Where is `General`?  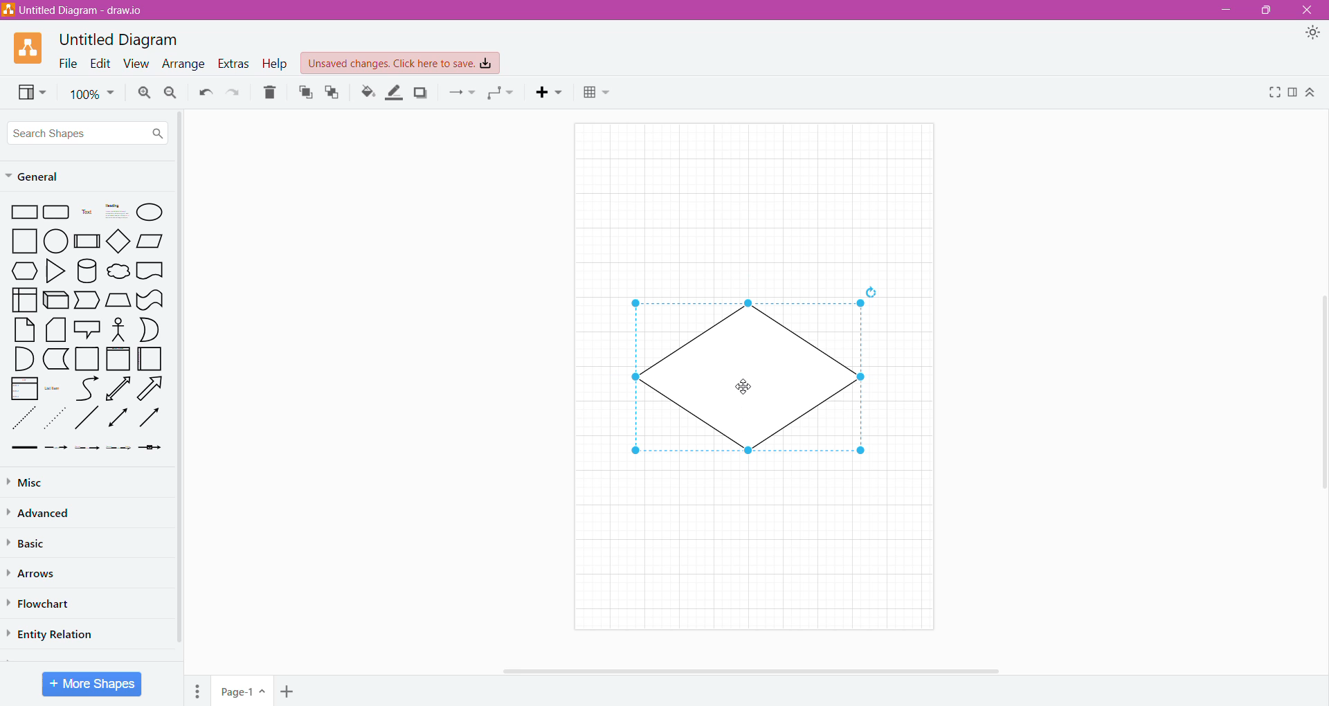
General is located at coordinates (40, 177).